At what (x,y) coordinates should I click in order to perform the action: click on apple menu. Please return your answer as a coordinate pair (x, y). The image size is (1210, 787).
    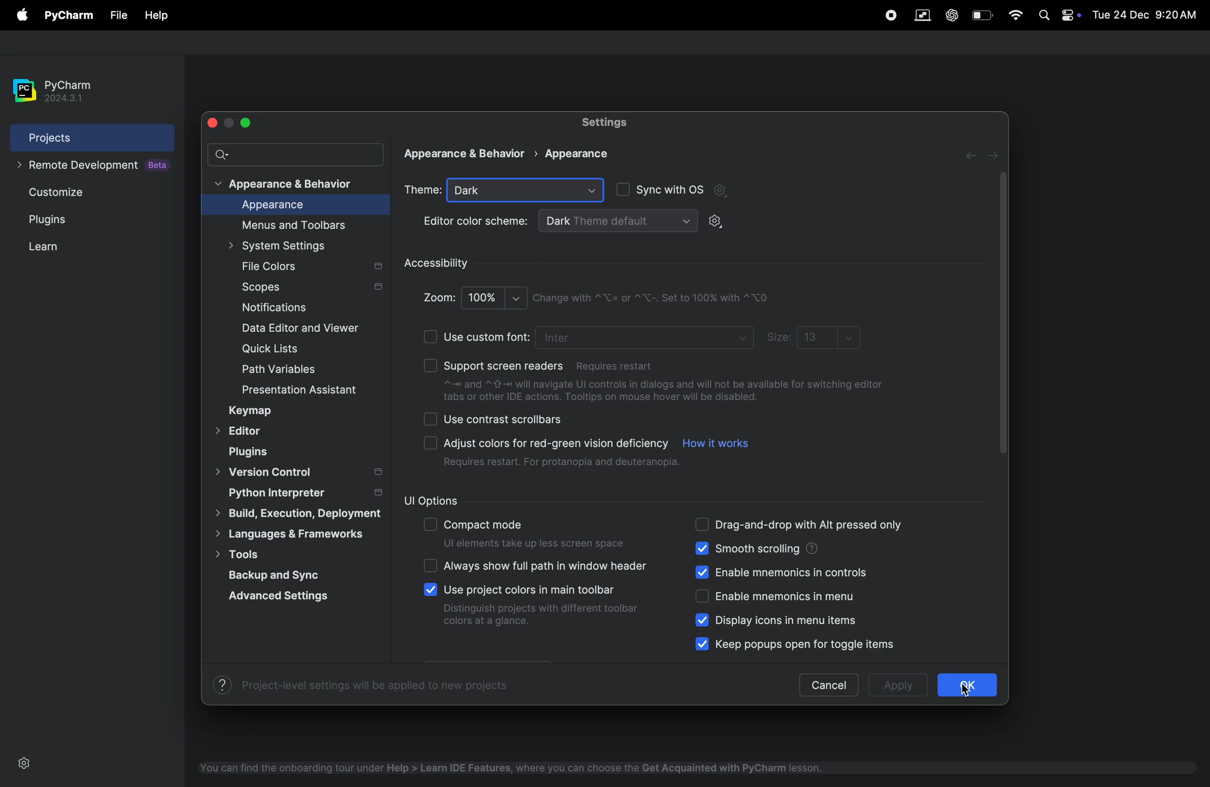
    Looking at the image, I should click on (24, 16).